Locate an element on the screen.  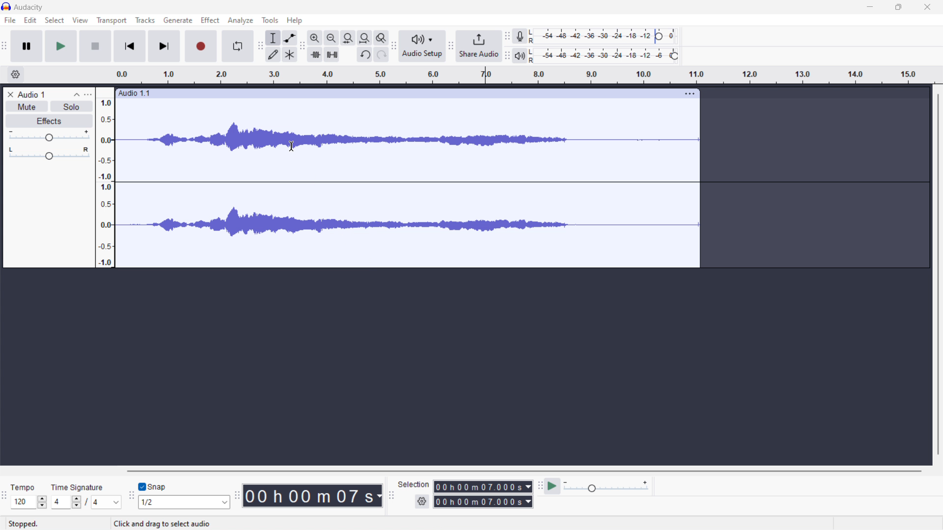
tracks is located at coordinates (145, 20).